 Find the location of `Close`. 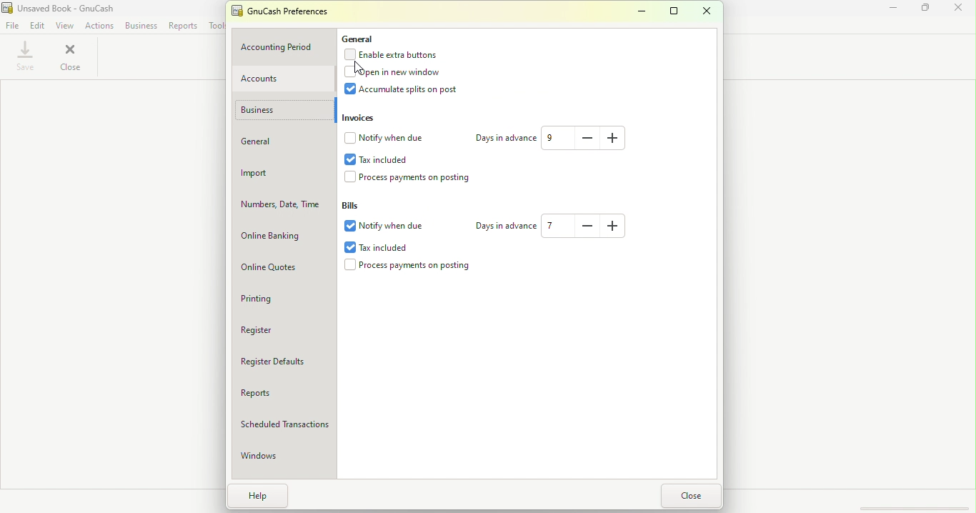

Close is located at coordinates (69, 56).